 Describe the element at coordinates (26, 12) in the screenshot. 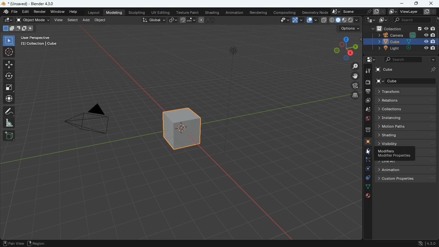

I see `edit` at that location.